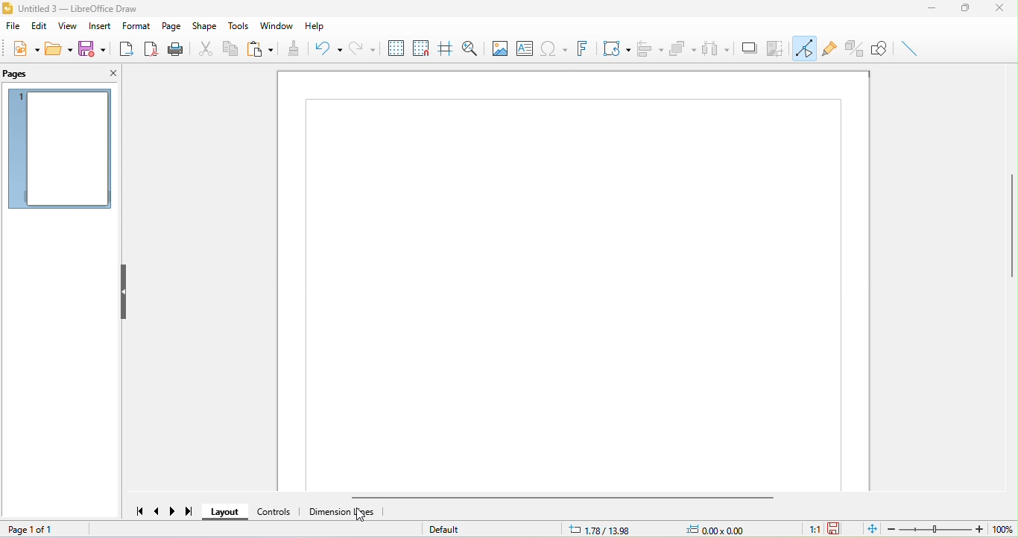  Describe the element at coordinates (123, 291) in the screenshot. I see `hide` at that location.